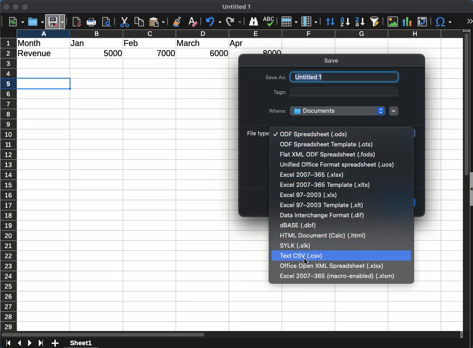 This screenshot has height=348, width=473. Describe the element at coordinates (107, 23) in the screenshot. I see `print preview` at that location.